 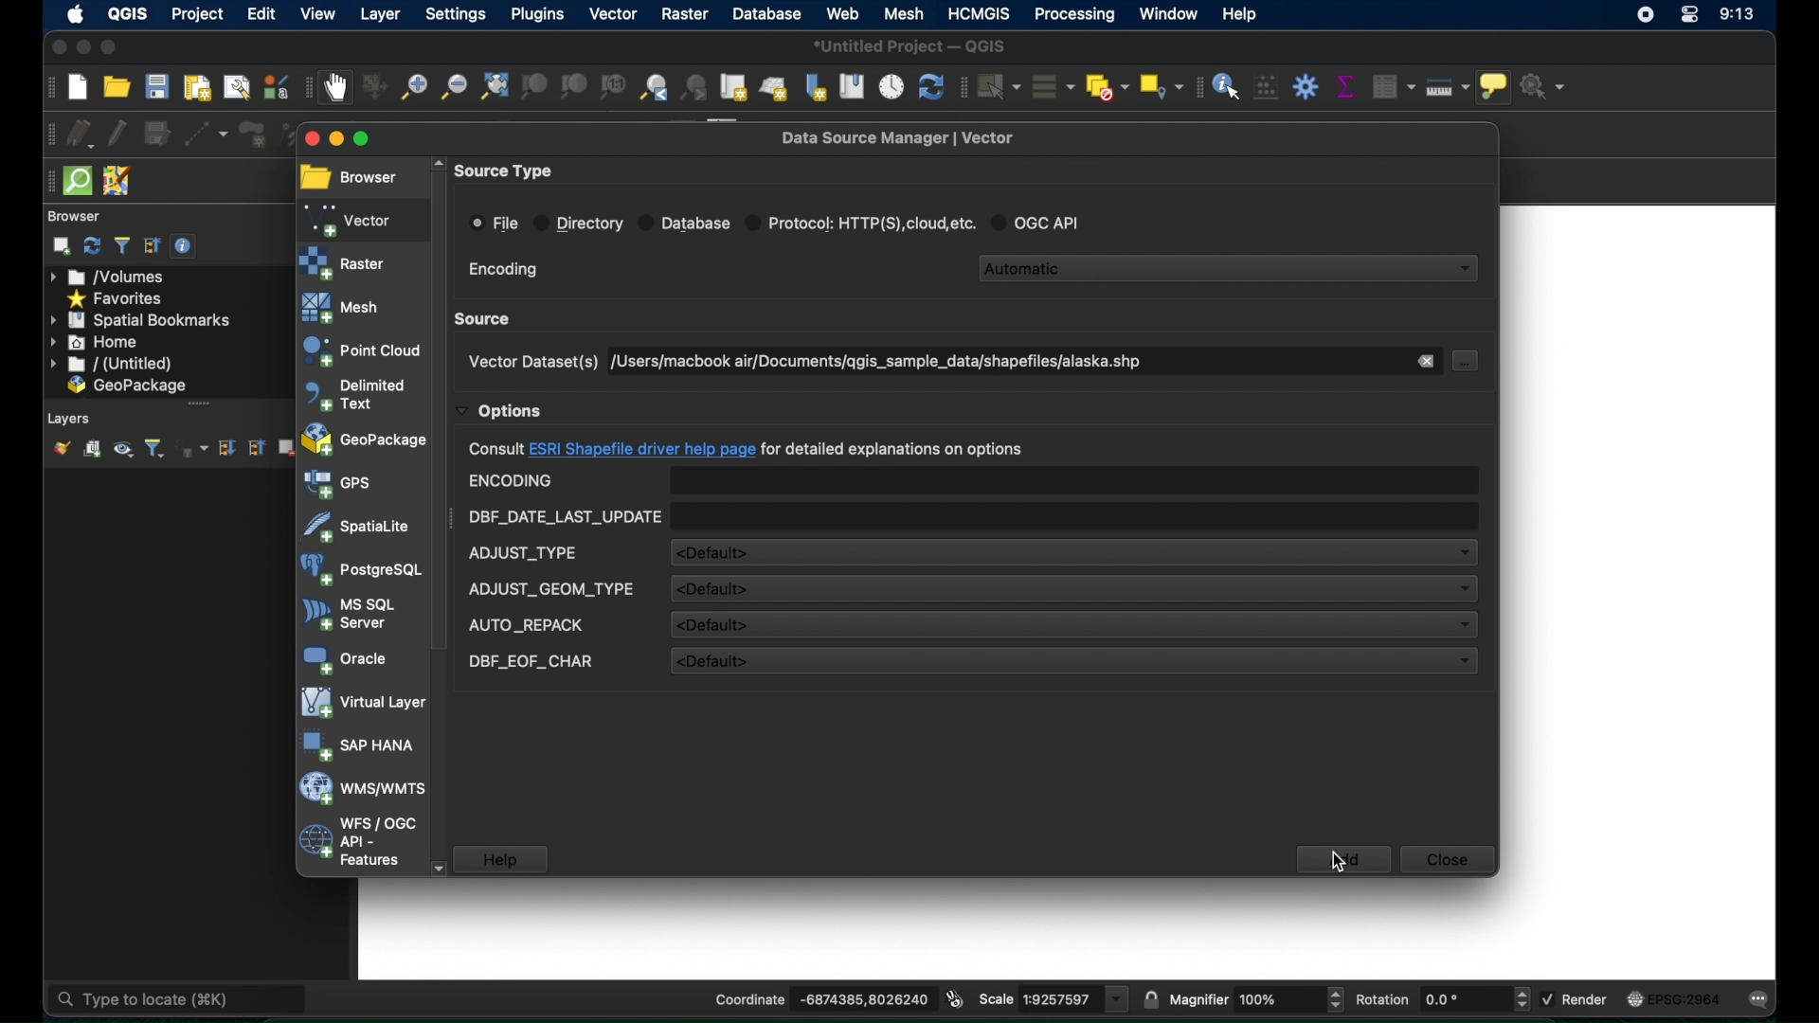 I want to click on empty field, so click(x=1074, y=480).